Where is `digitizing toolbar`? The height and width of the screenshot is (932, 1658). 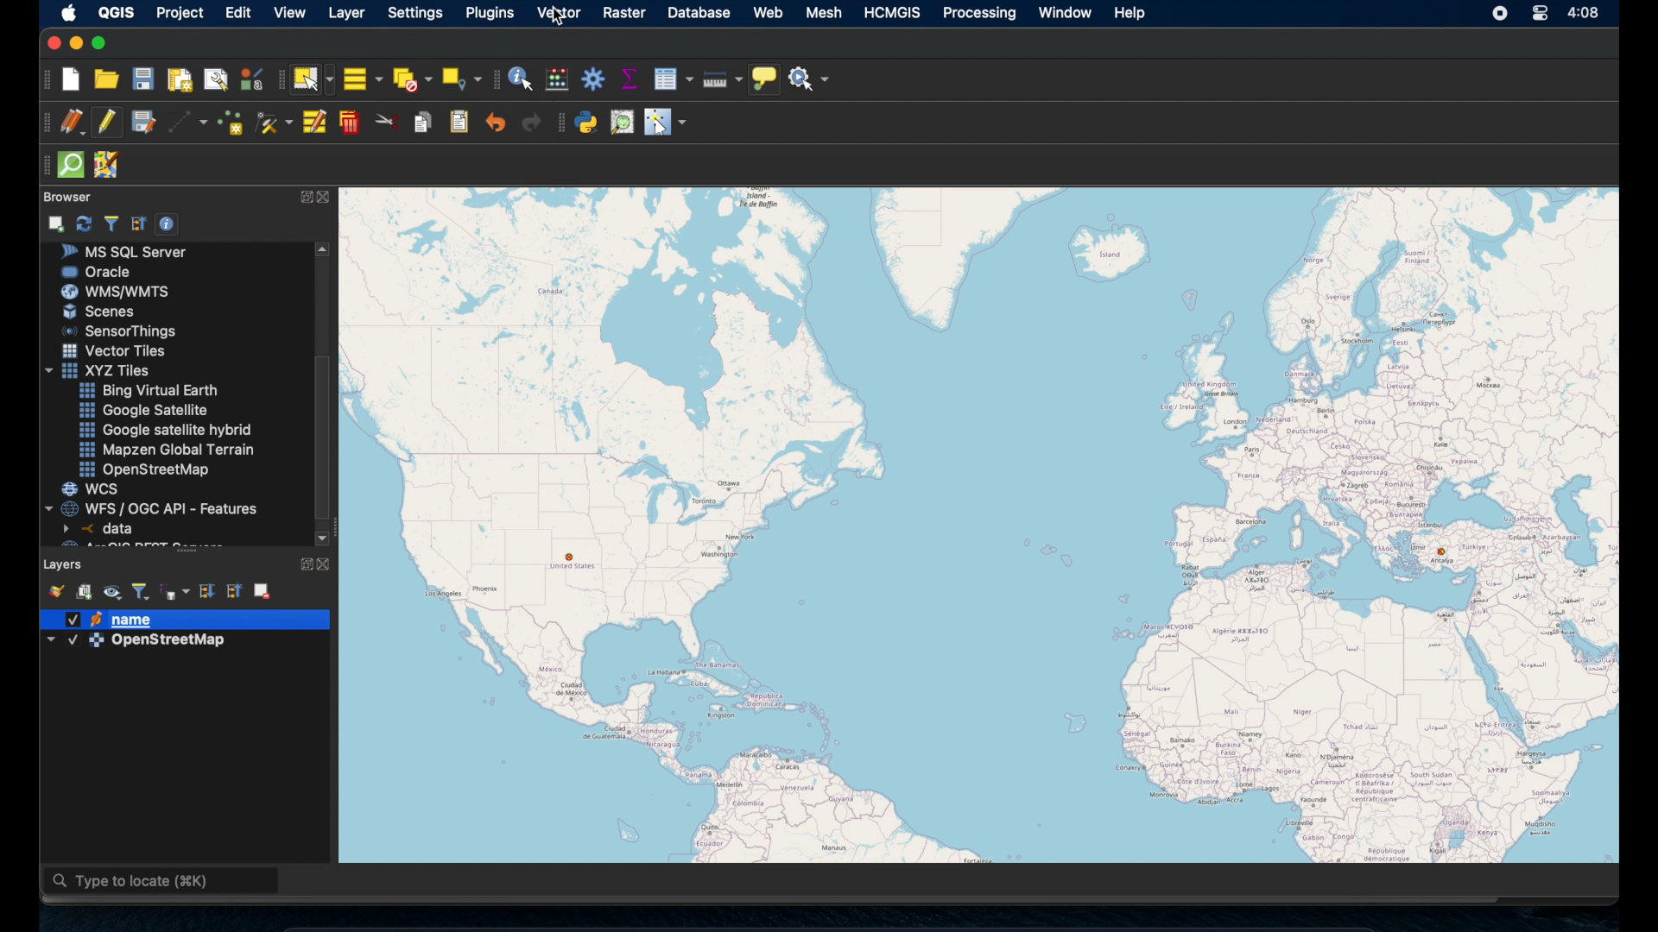 digitizing toolbar is located at coordinates (41, 123).